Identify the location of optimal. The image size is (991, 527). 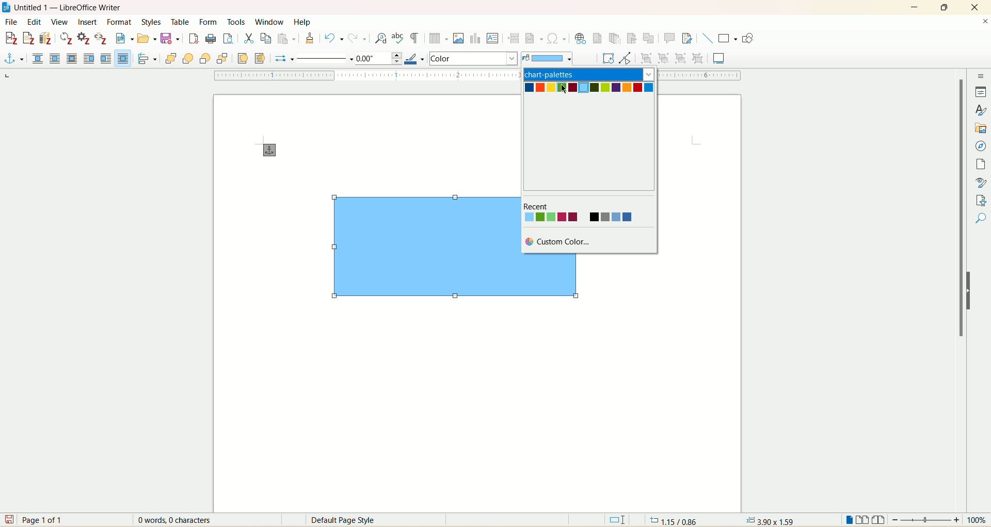
(71, 58).